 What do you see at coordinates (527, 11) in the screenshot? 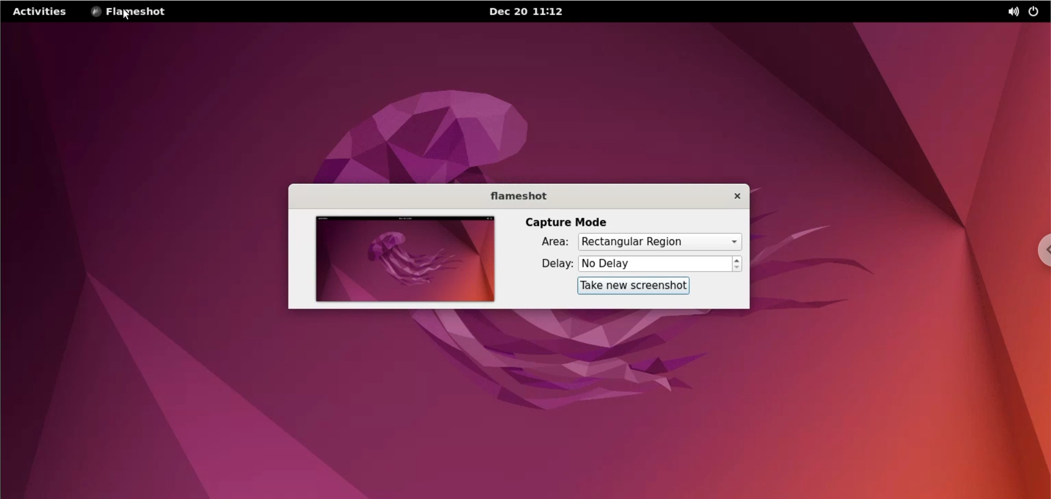
I see `Dec 20 11:12` at bounding box center [527, 11].